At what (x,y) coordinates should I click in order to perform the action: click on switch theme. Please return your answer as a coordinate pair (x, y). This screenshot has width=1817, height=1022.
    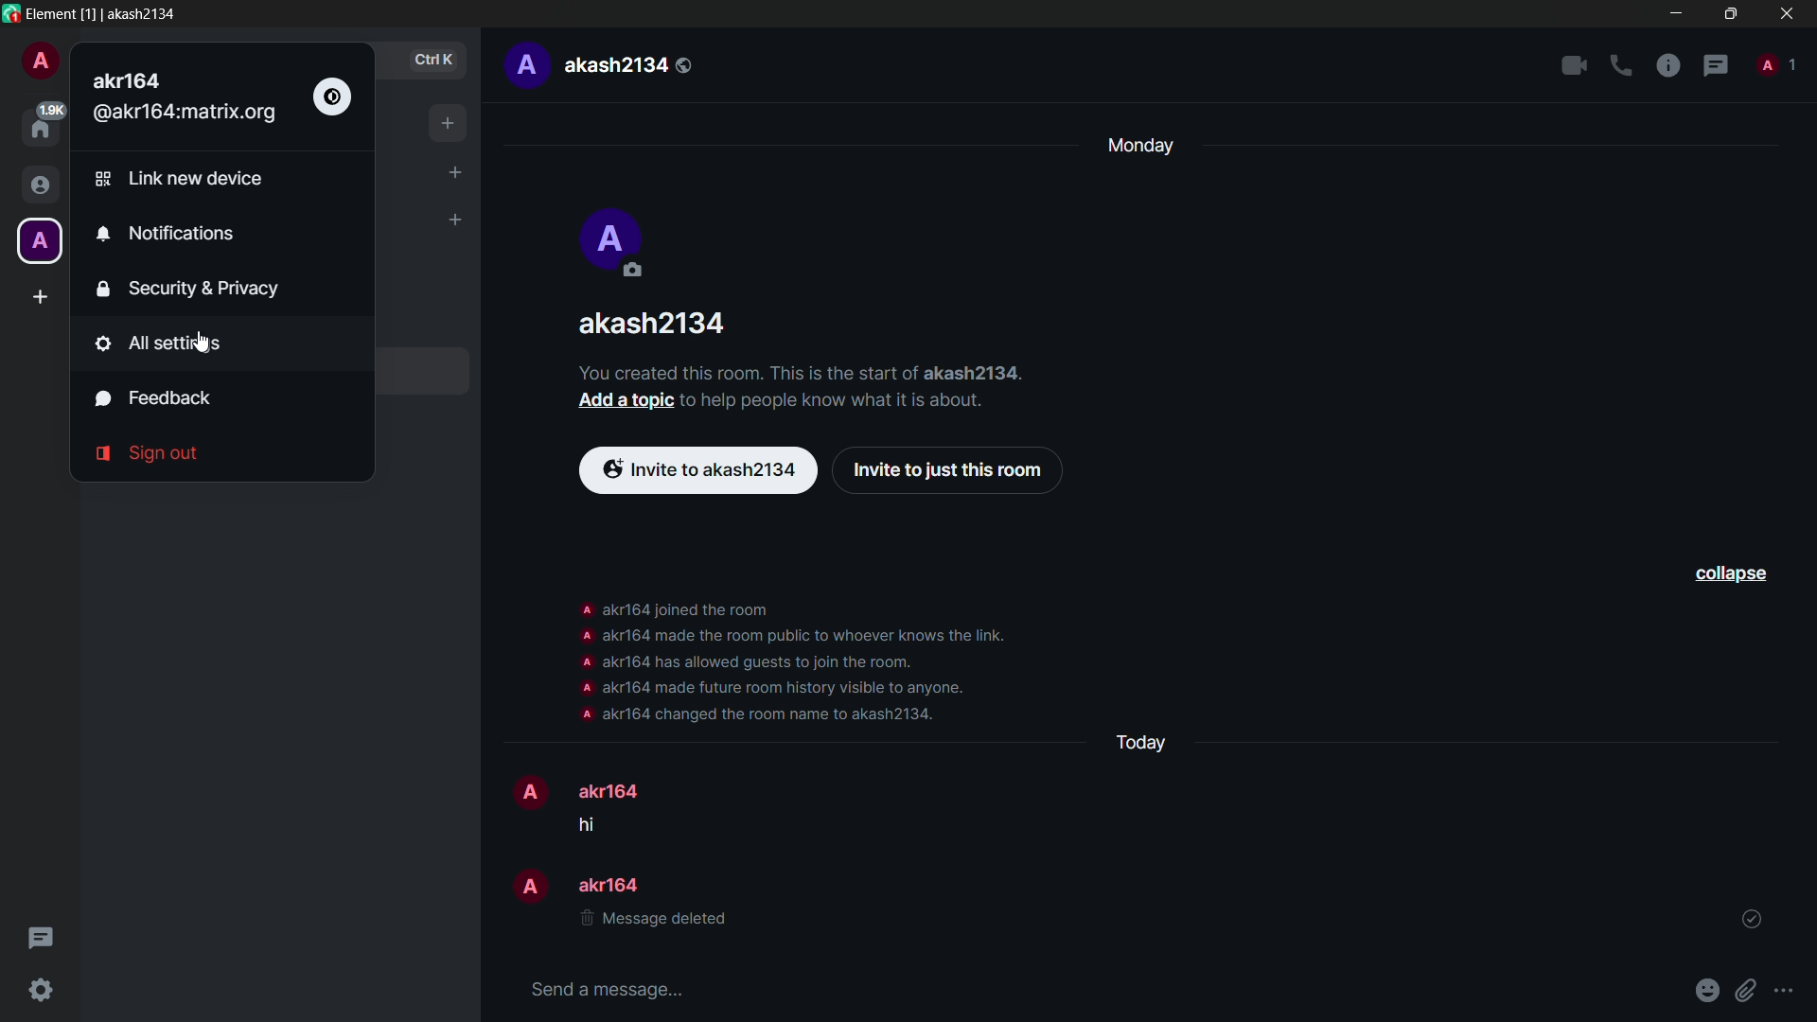
    Looking at the image, I should click on (332, 98).